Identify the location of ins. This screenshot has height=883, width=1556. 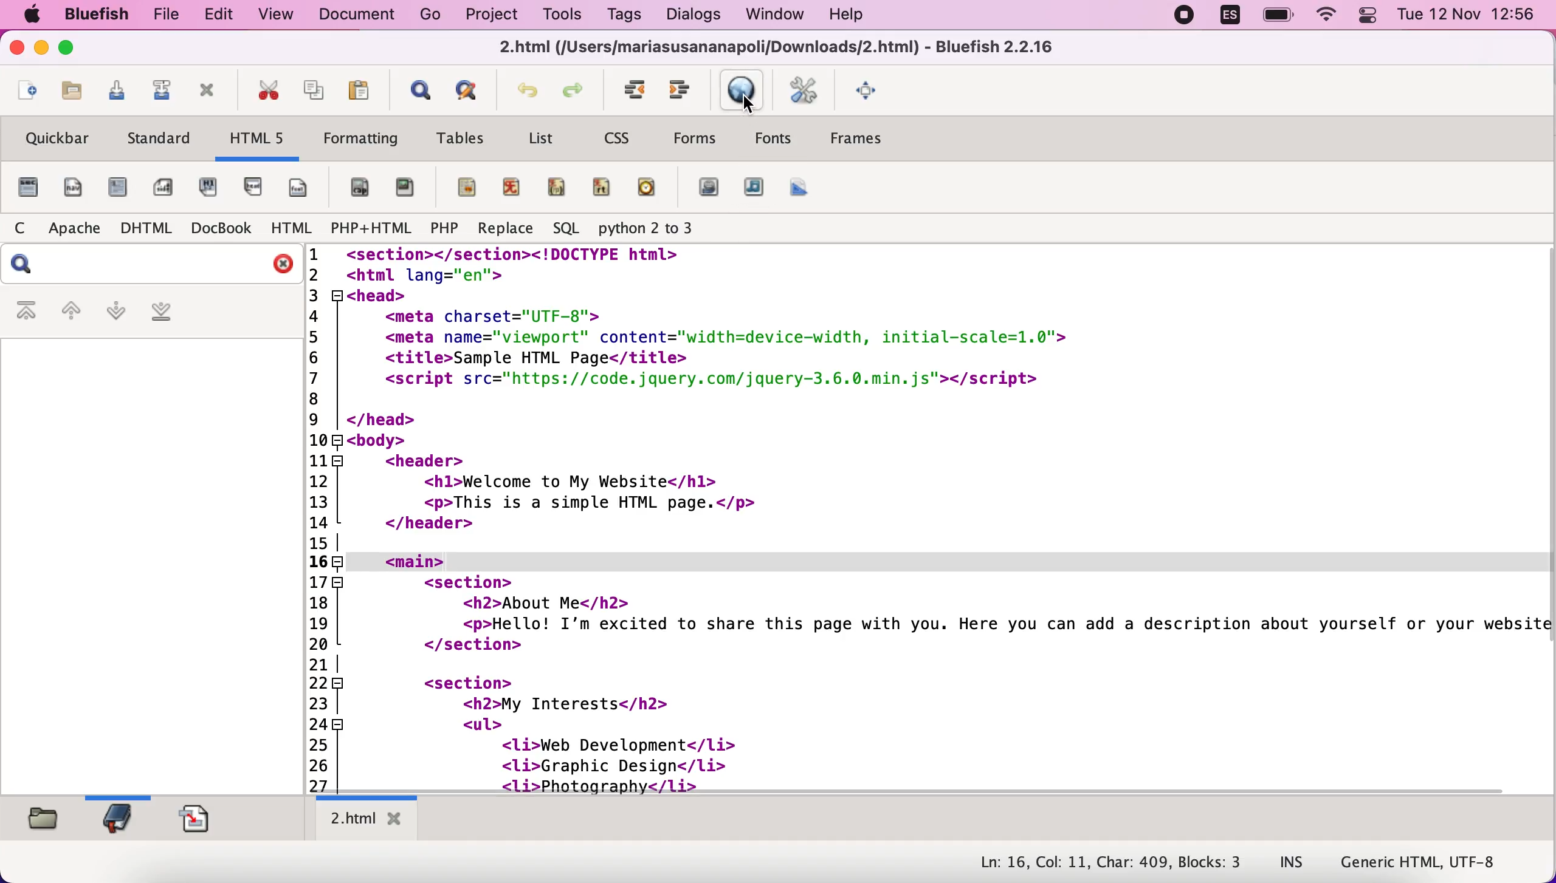
(1282, 862).